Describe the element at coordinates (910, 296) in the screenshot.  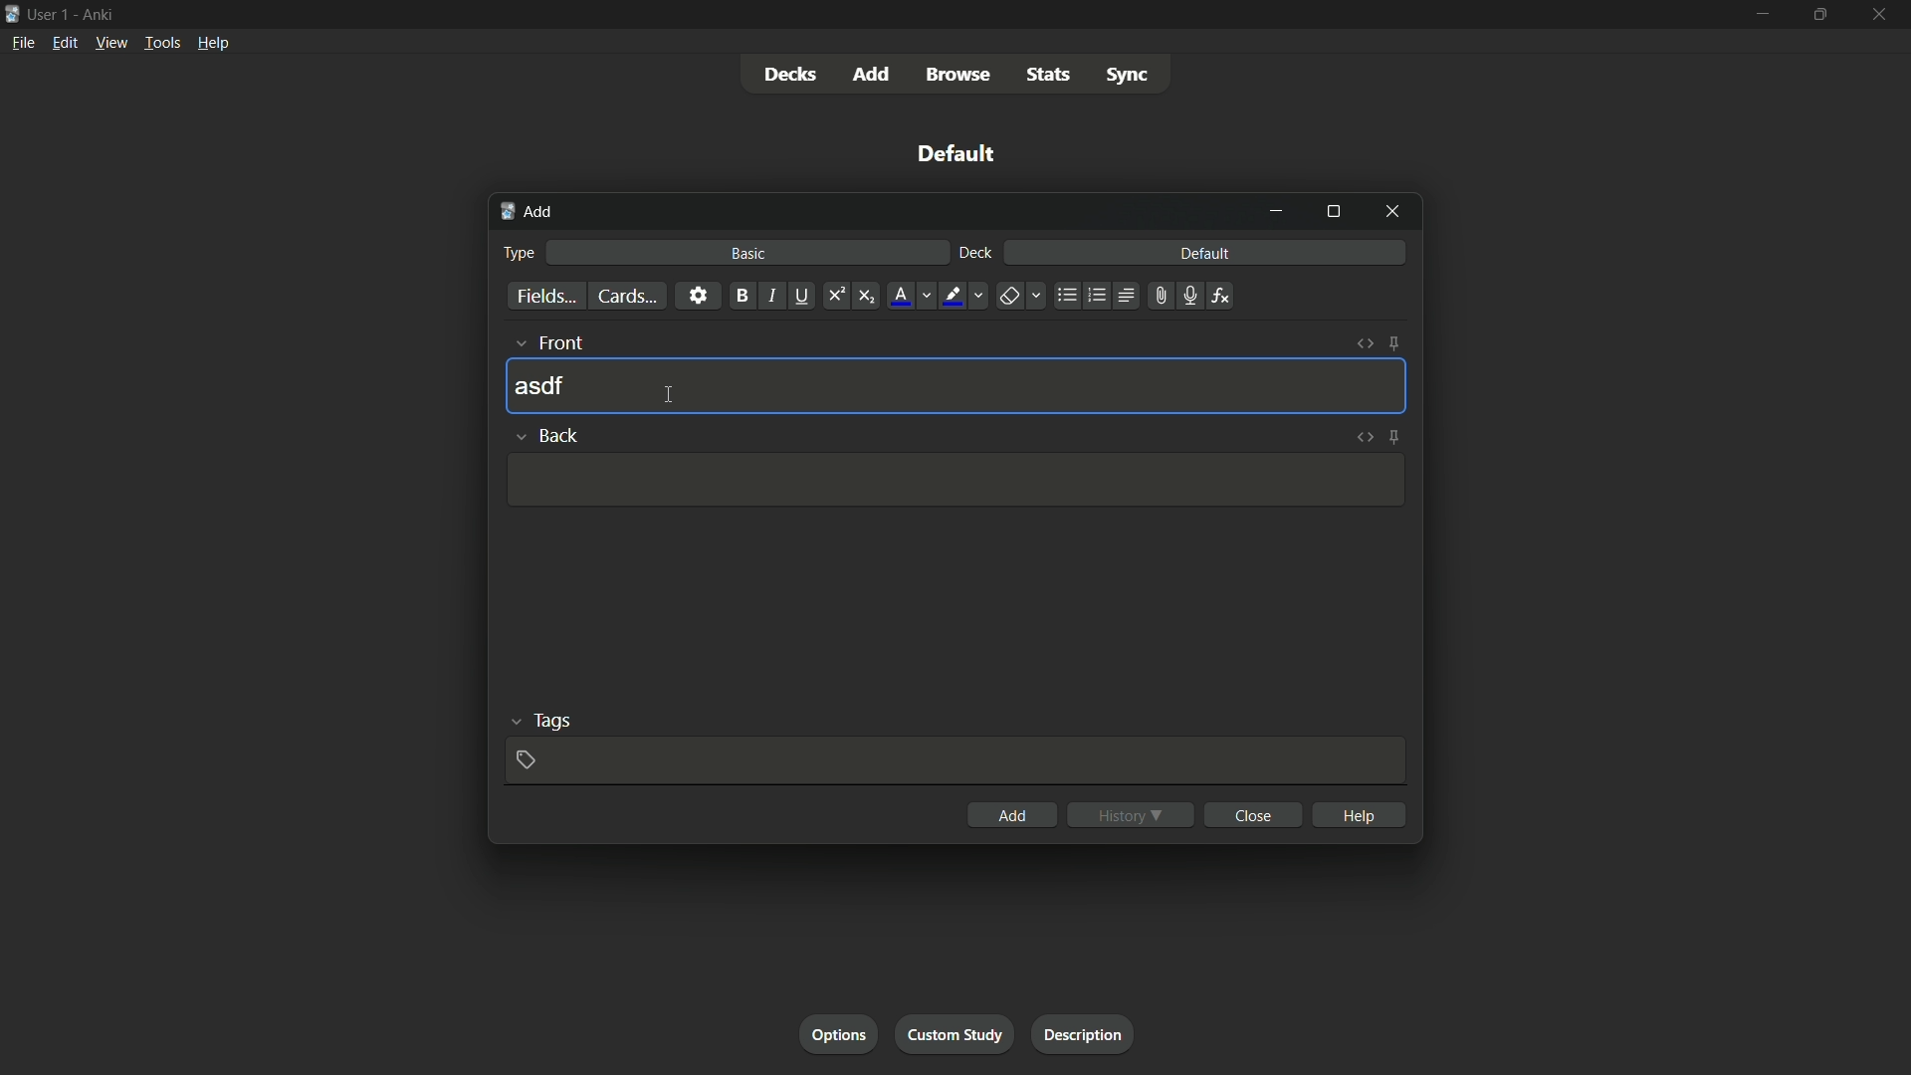
I see `font color` at that location.